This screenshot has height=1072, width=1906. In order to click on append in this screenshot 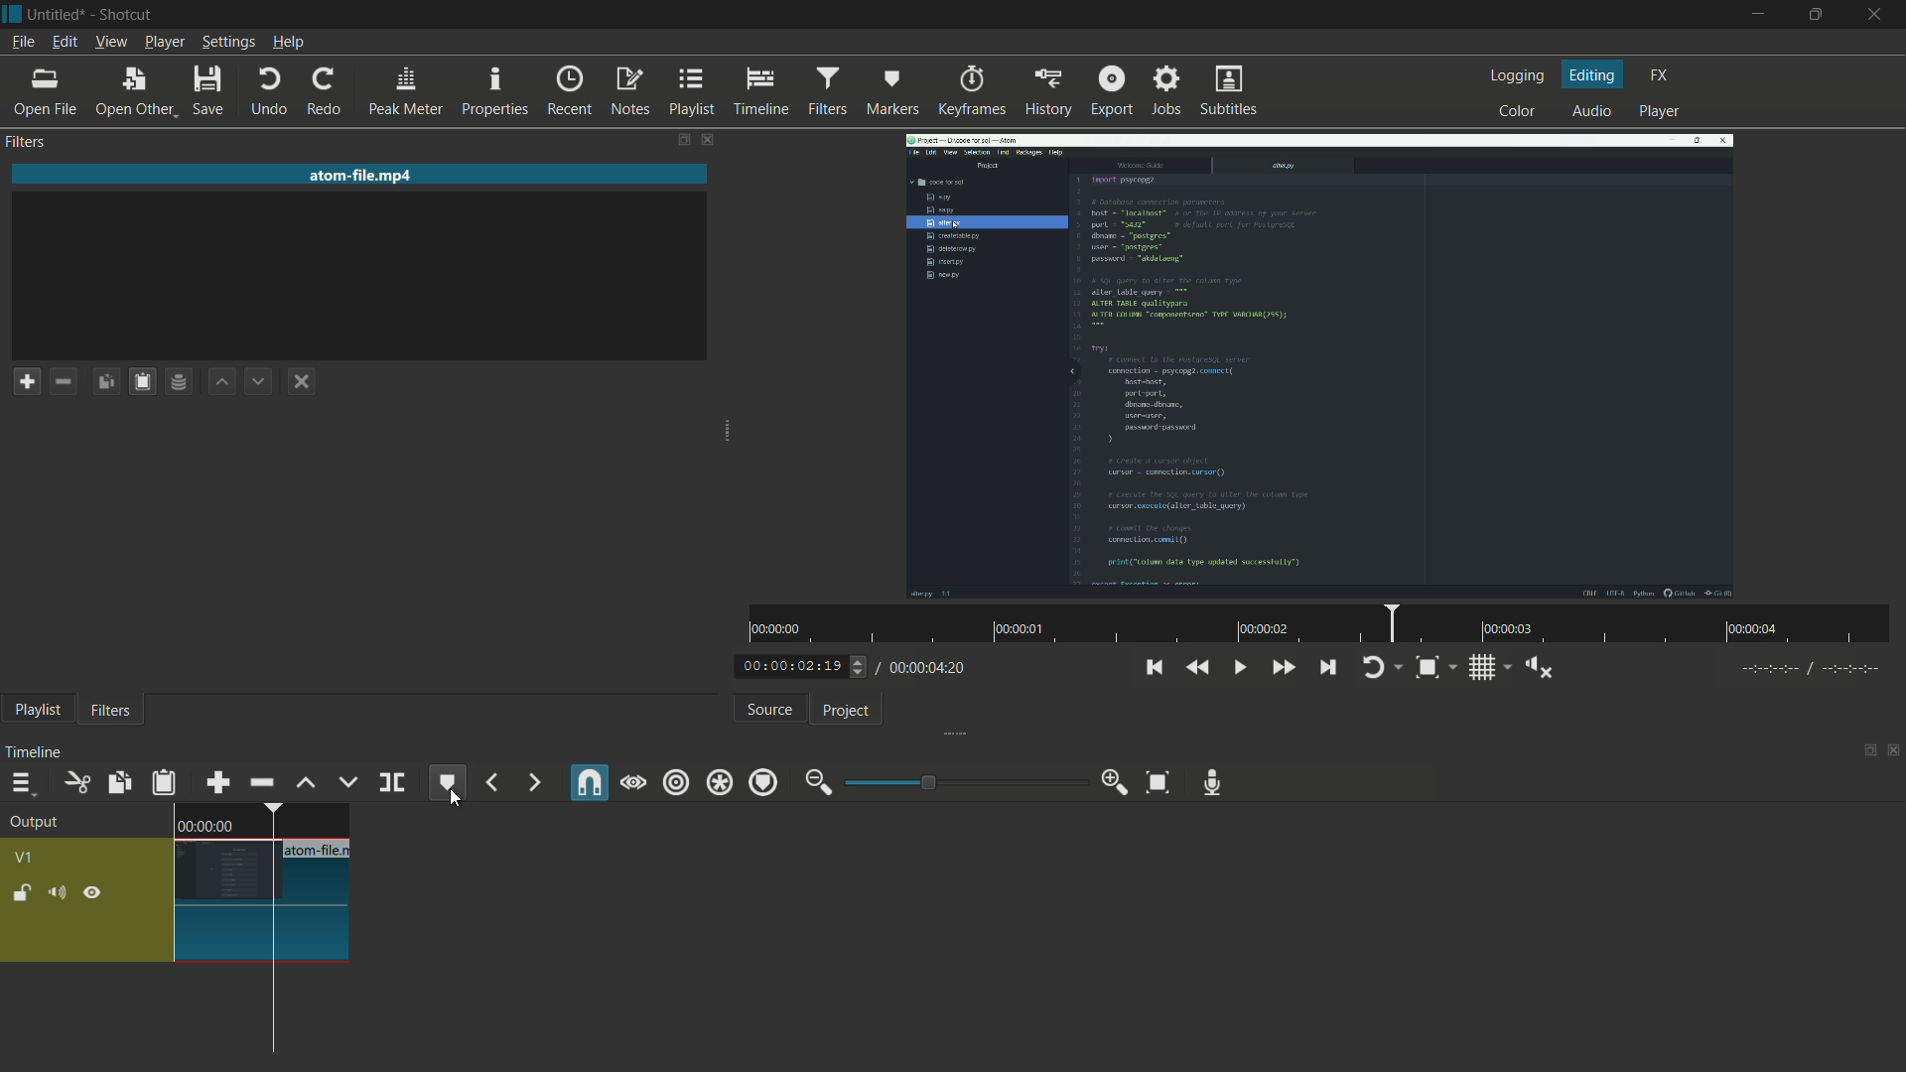, I will do `click(216, 783)`.